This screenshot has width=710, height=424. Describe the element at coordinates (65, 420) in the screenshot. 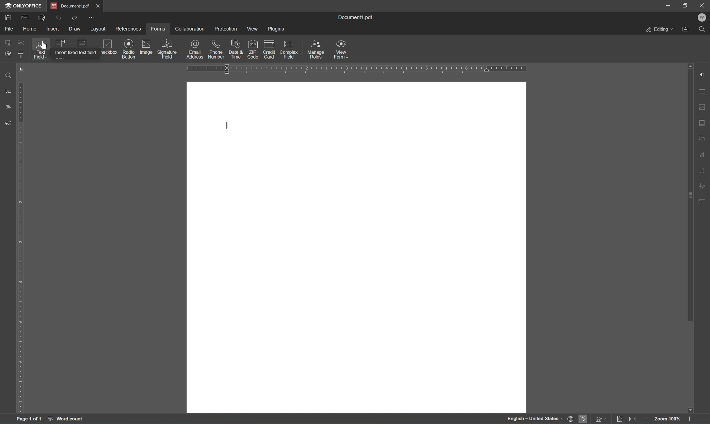

I see `word count` at that location.